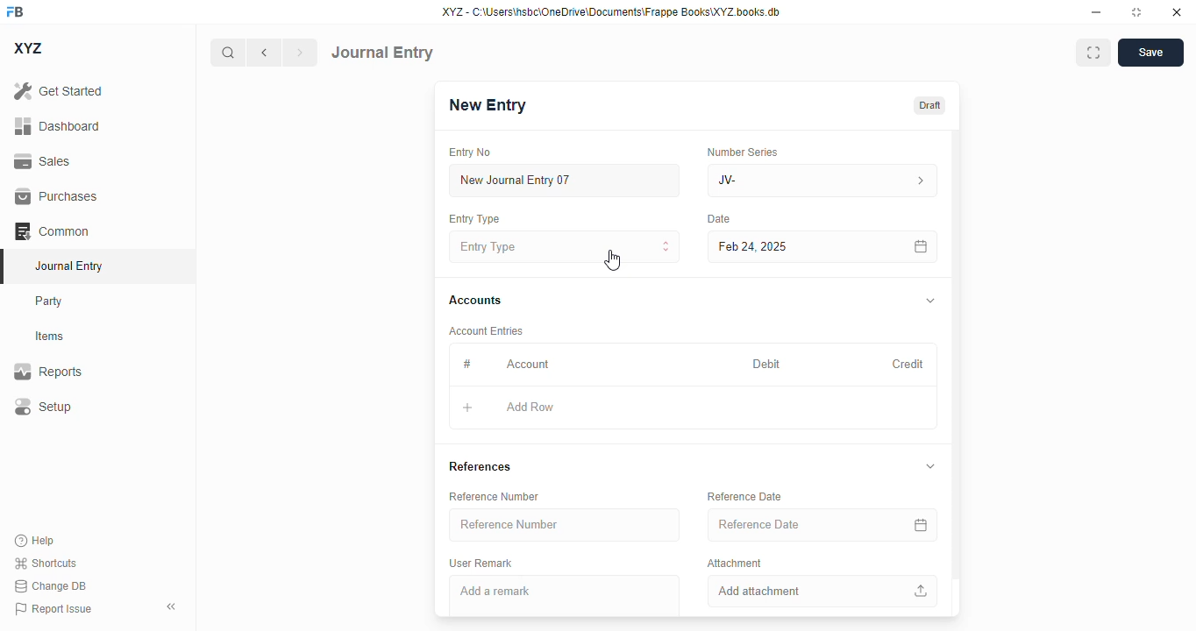 This screenshot has height=631, width=1196. Describe the element at coordinates (956, 373) in the screenshot. I see `vertical scroll bar` at that location.